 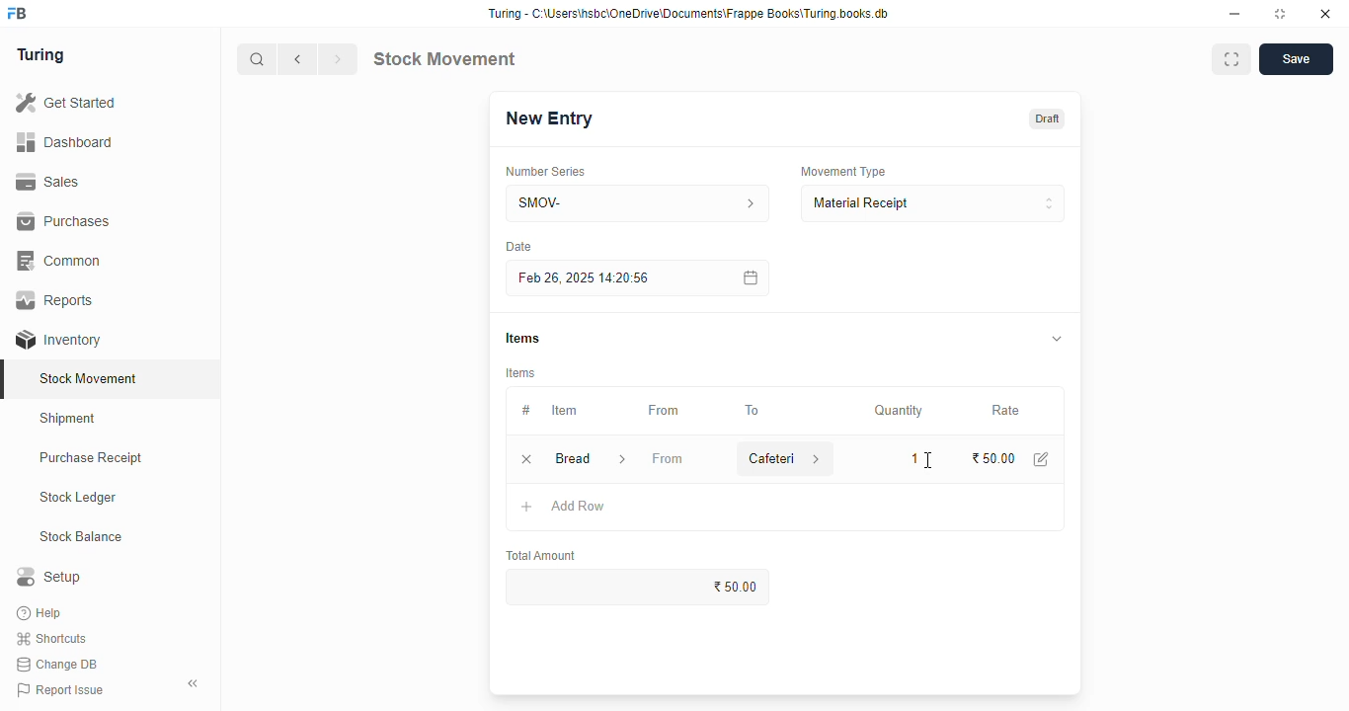 I want to click on change DB, so click(x=57, y=665).